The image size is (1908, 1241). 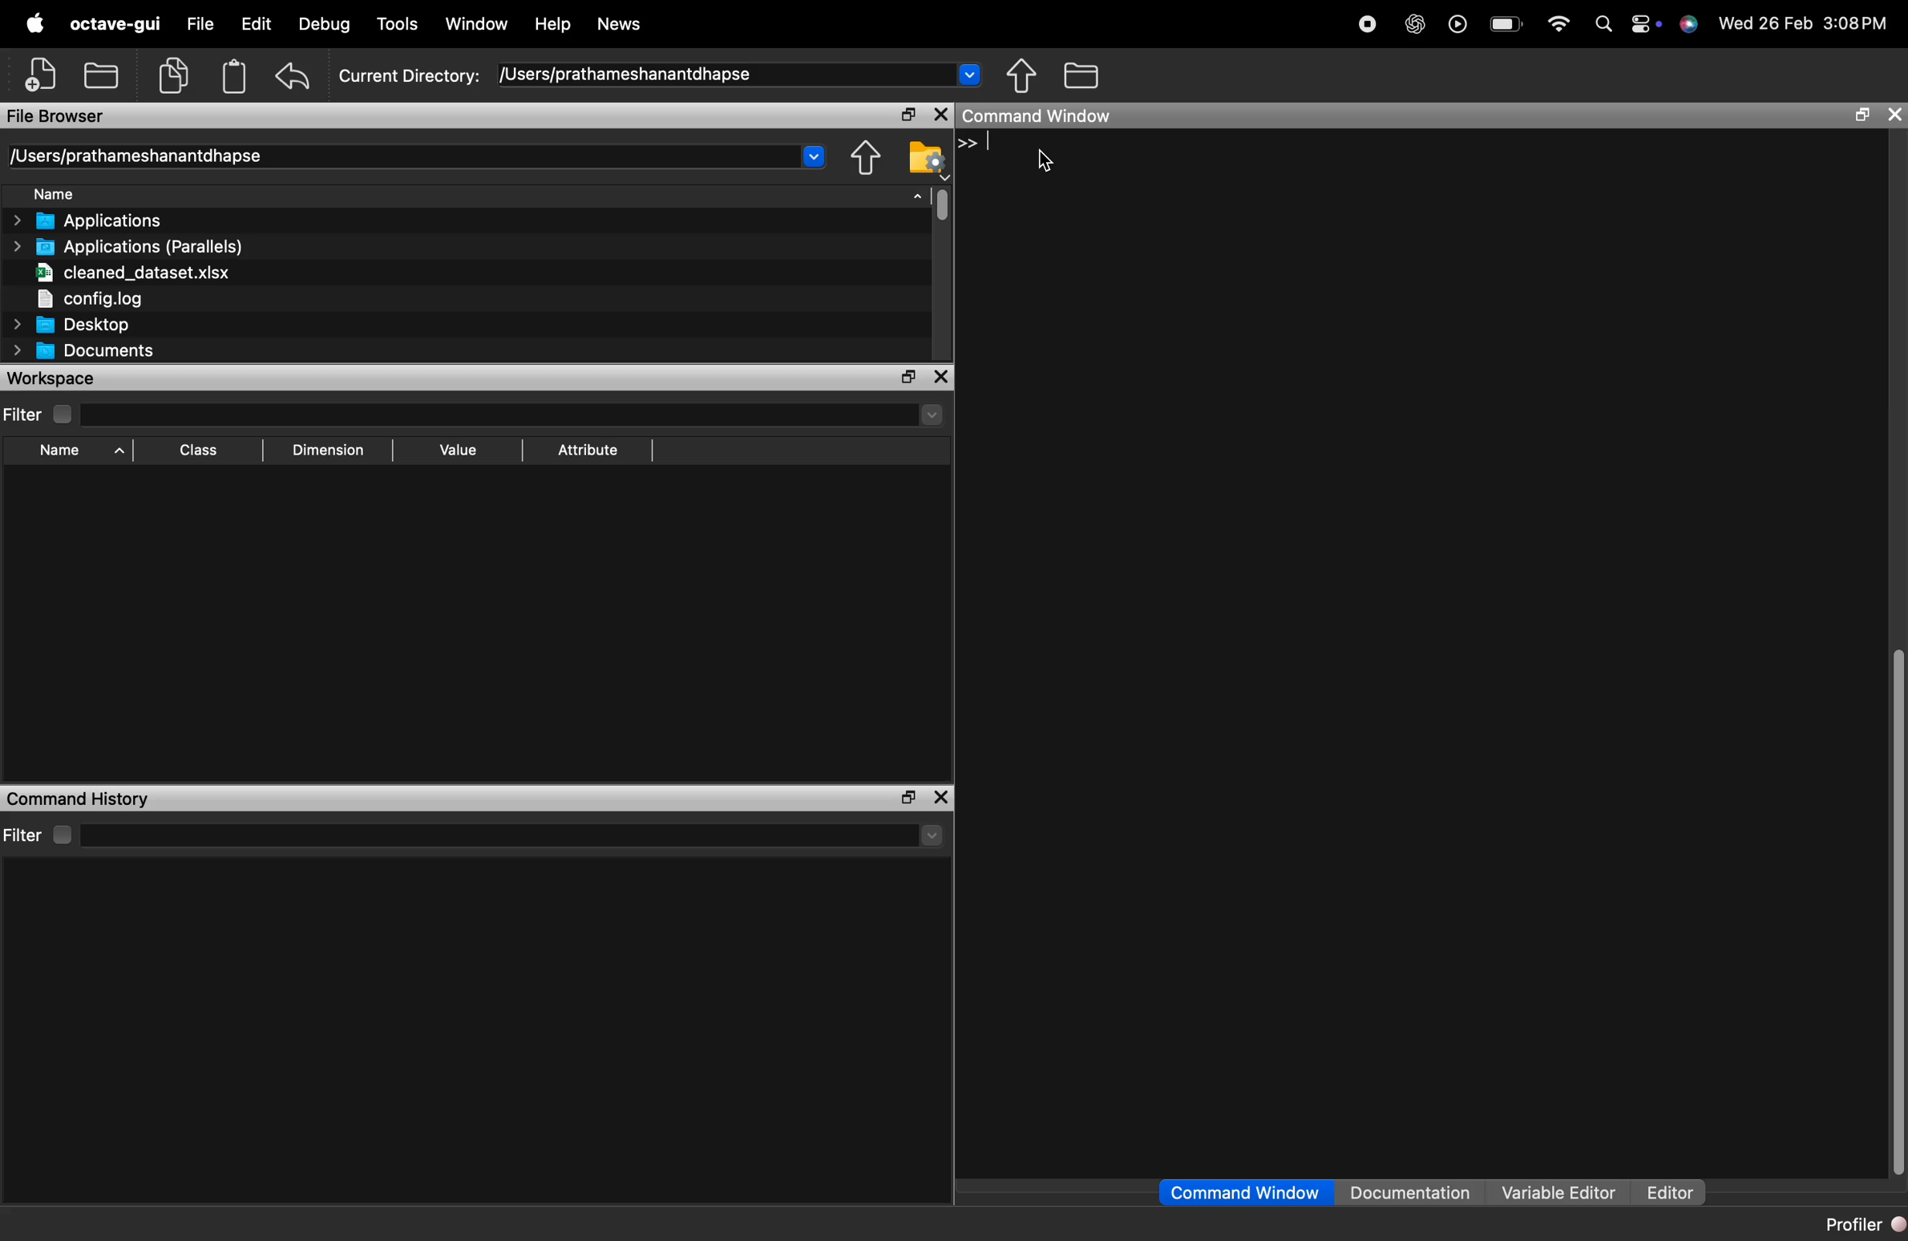 What do you see at coordinates (151, 192) in the screenshot?
I see `Name` at bounding box center [151, 192].